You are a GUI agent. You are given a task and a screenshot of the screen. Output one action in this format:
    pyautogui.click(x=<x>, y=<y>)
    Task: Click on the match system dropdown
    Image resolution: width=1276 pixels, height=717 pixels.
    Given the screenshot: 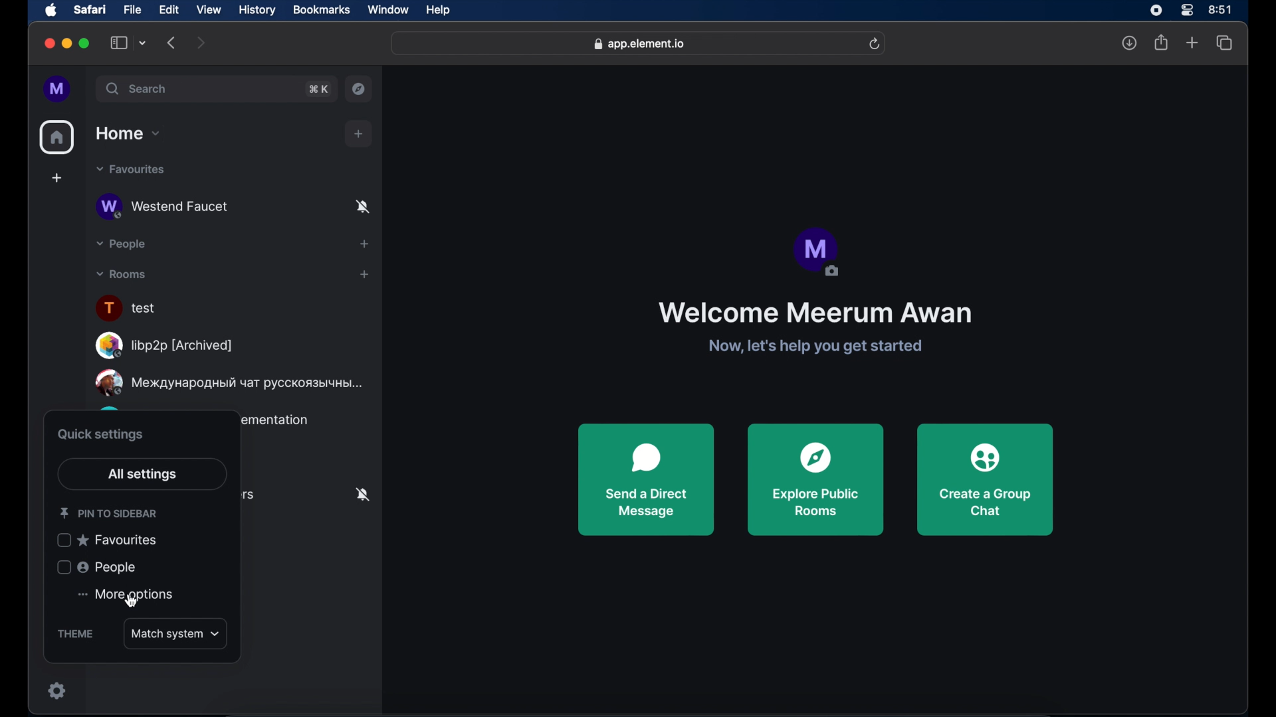 What is the action you would take?
    pyautogui.click(x=175, y=633)
    